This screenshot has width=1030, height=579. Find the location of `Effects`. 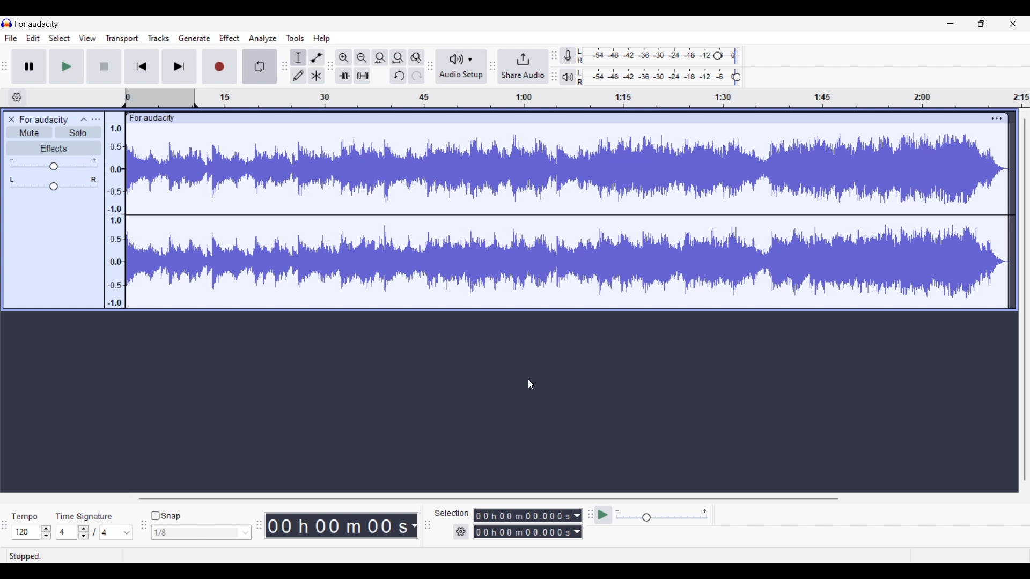

Effects is located at coordinates (54, 149).